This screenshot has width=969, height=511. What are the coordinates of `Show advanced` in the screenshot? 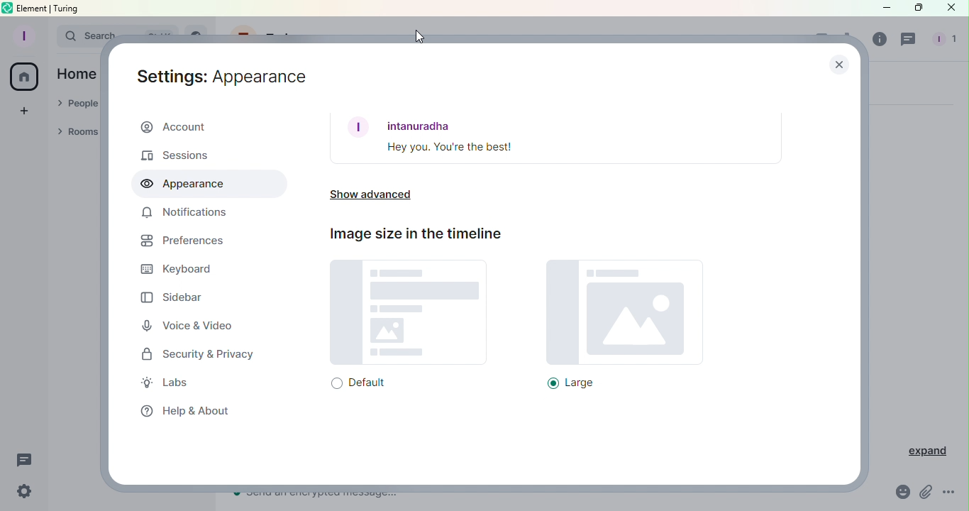 It's located at (377, 197).